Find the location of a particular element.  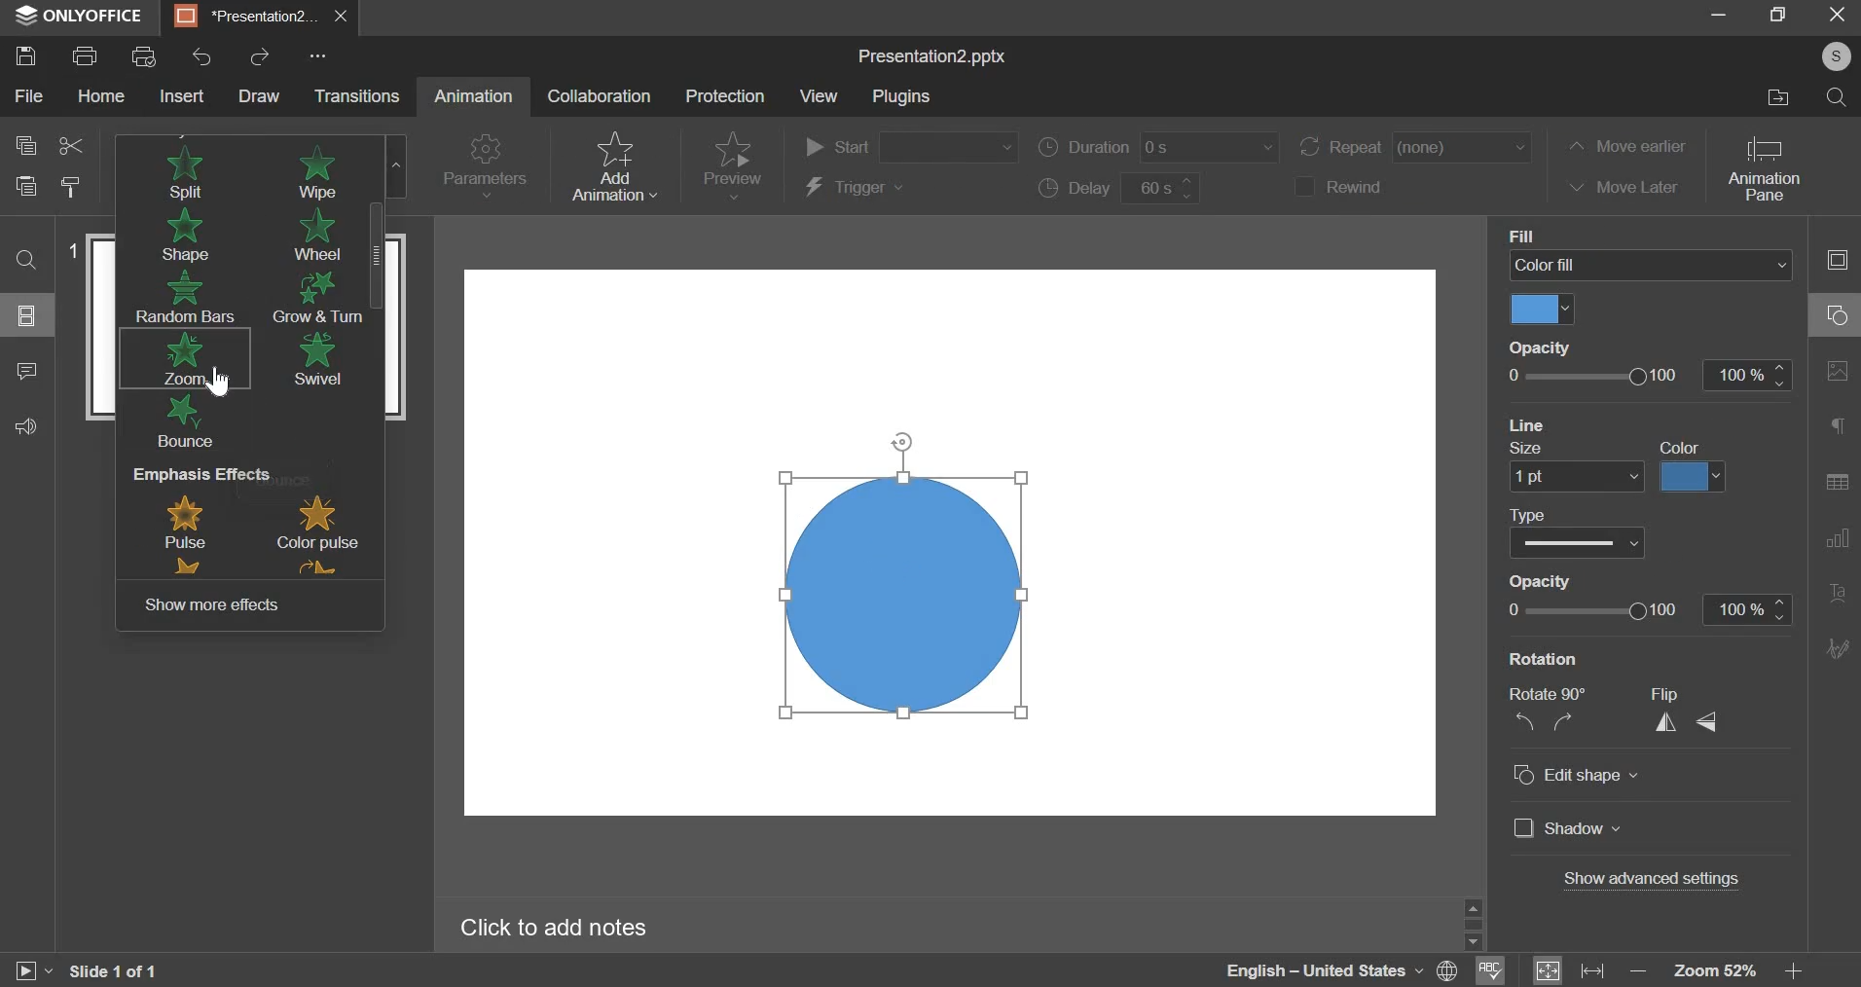

draw is located at coordinates (261, 96).